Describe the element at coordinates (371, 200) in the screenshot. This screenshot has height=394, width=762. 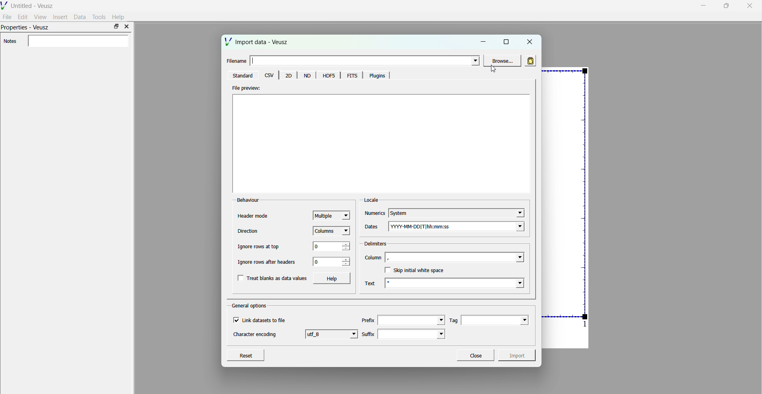
I see `Locale` at that location.